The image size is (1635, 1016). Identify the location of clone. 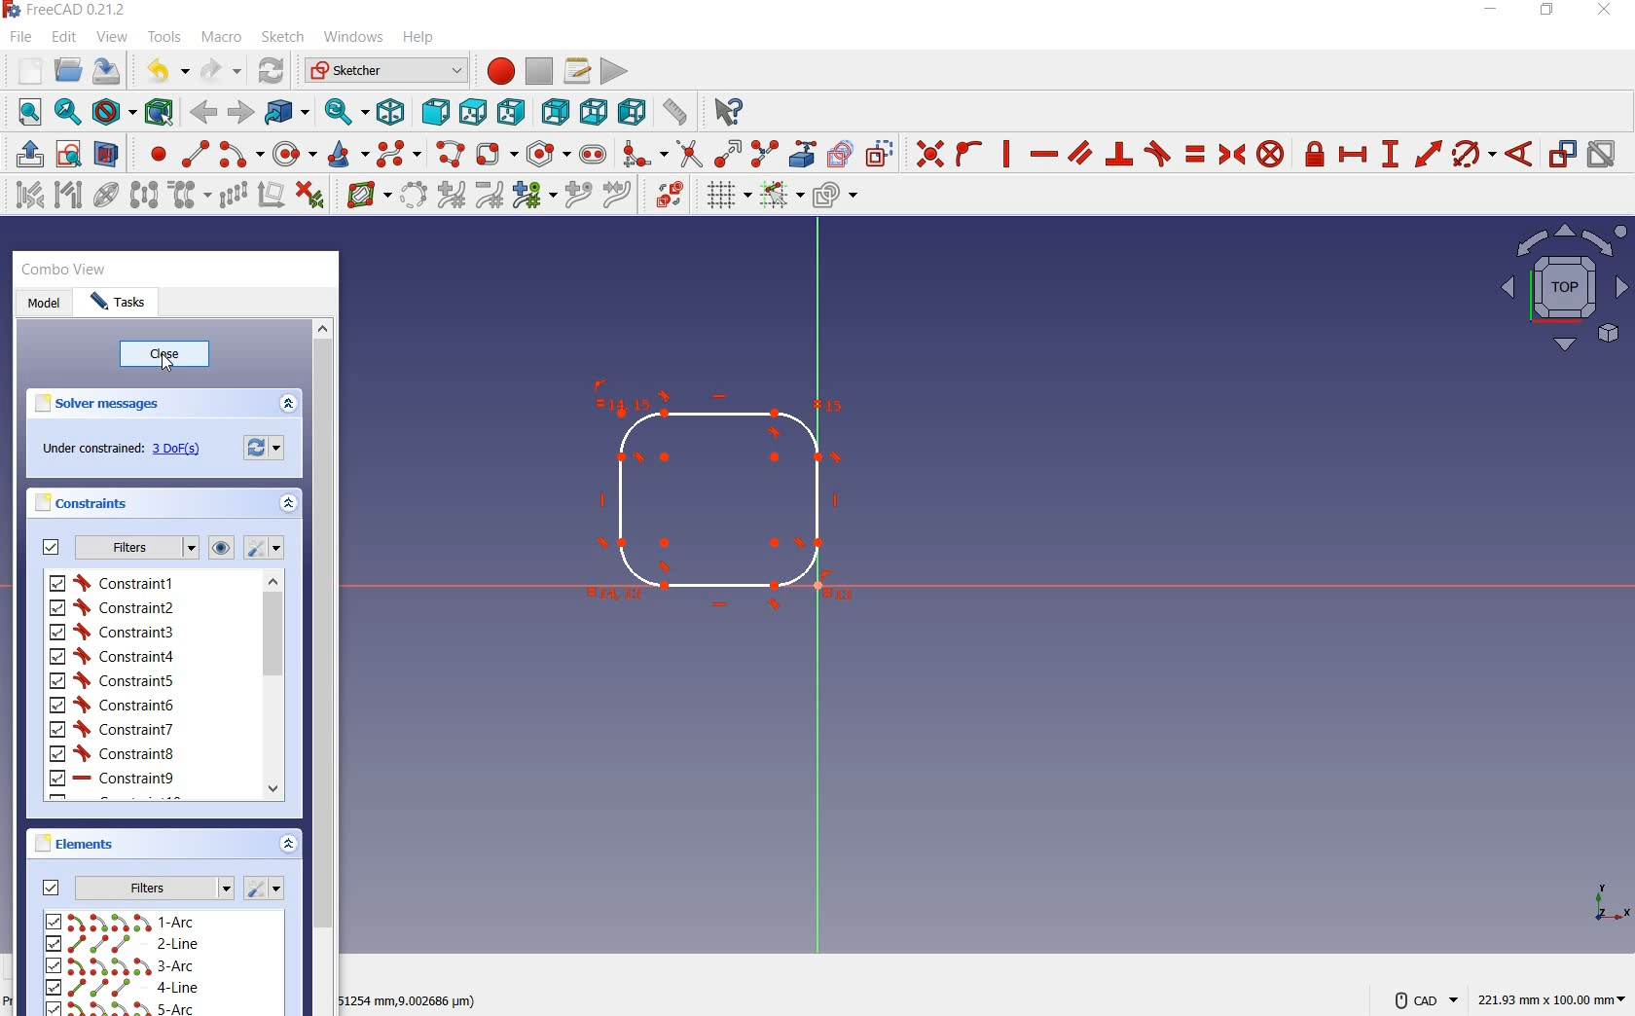
(189, 199).